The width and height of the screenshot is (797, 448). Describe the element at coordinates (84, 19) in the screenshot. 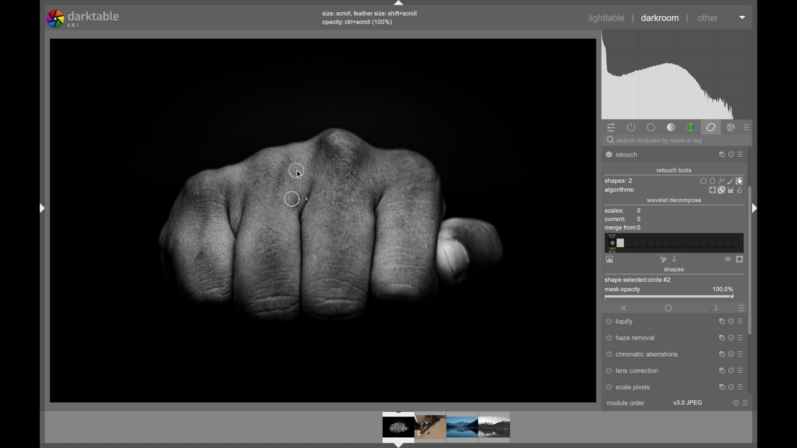

I see `darktable` at that location.